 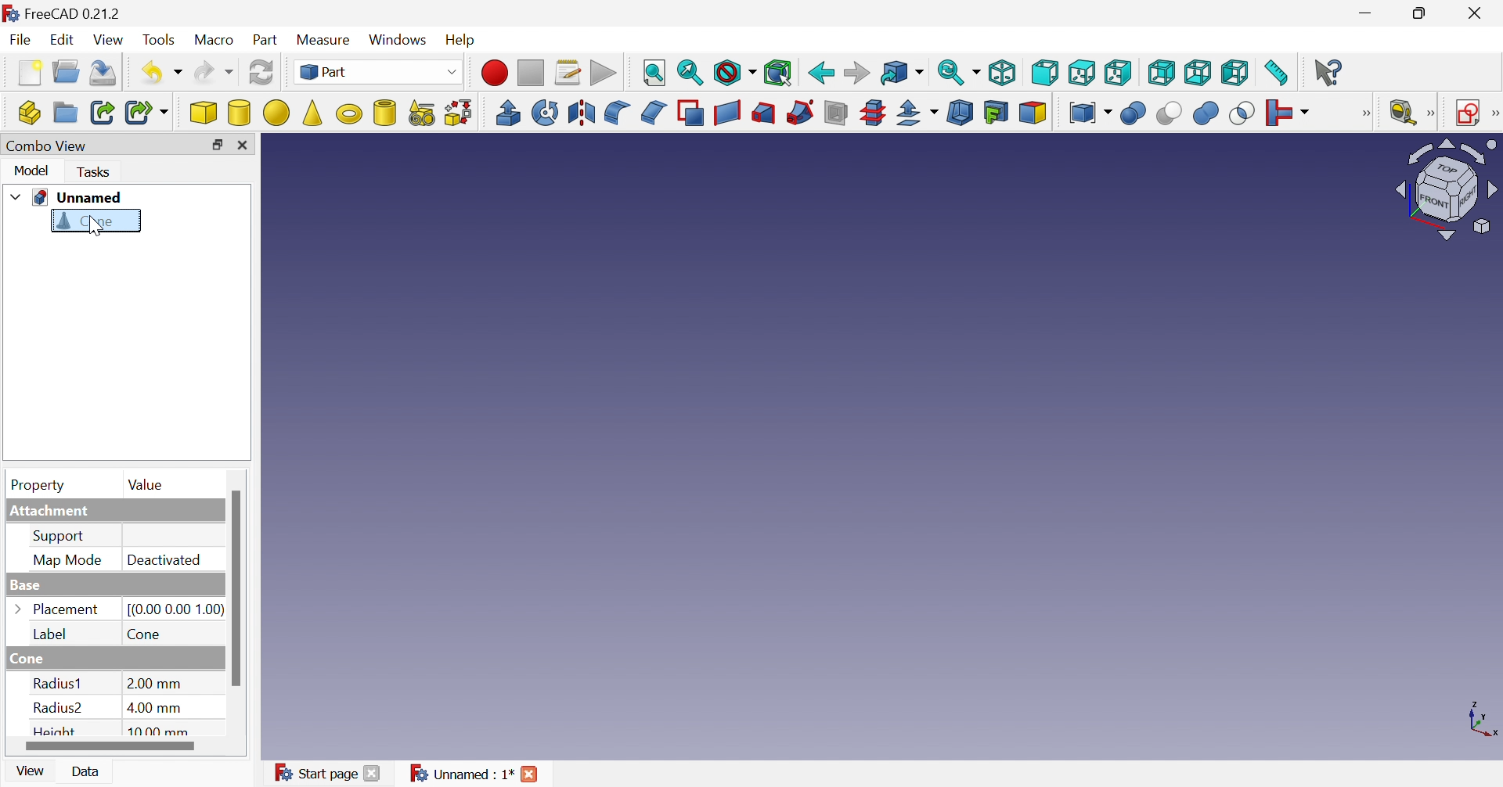 What do you see at coordinates (48, 146) in the screenshot?
I see `Combo View` at bounding box center [48, 146].